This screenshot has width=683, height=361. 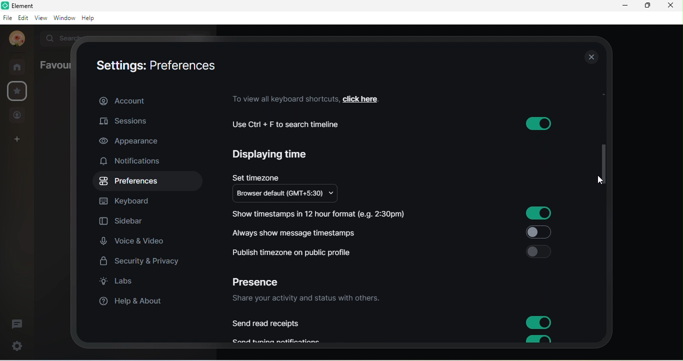 What do you see at coordinates (18, 115) in the screenshot?
I see `people` at bounding box center [18, 115].